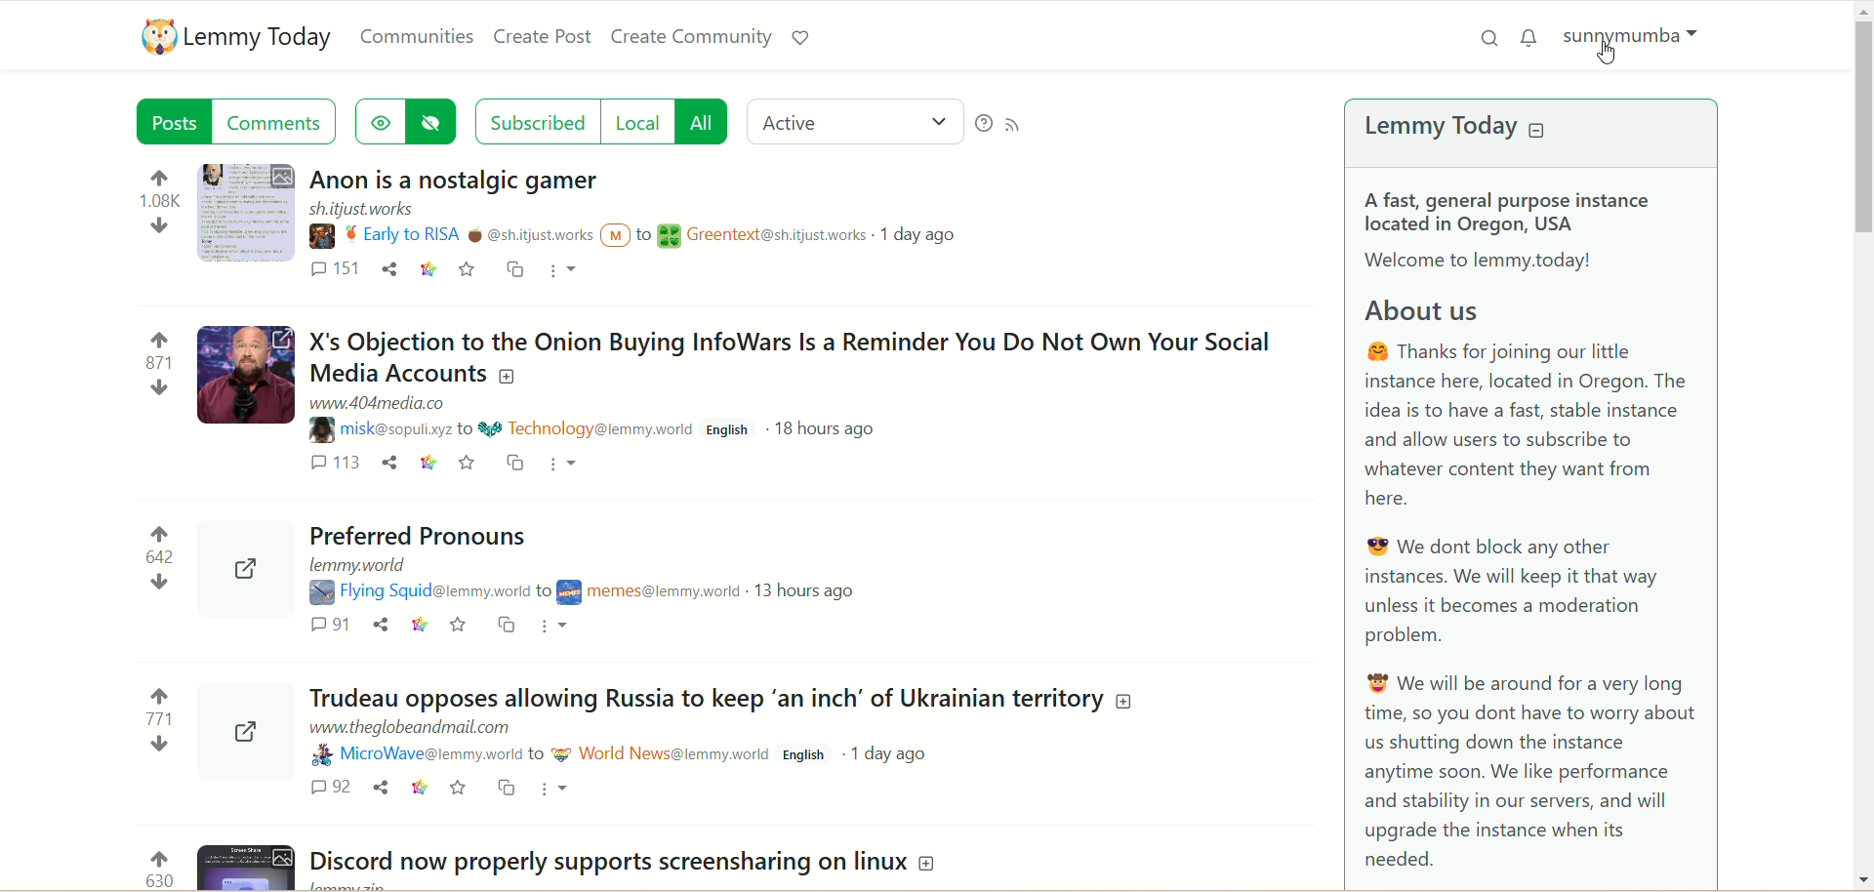  I want to click on Cross post, so click(506, 625).